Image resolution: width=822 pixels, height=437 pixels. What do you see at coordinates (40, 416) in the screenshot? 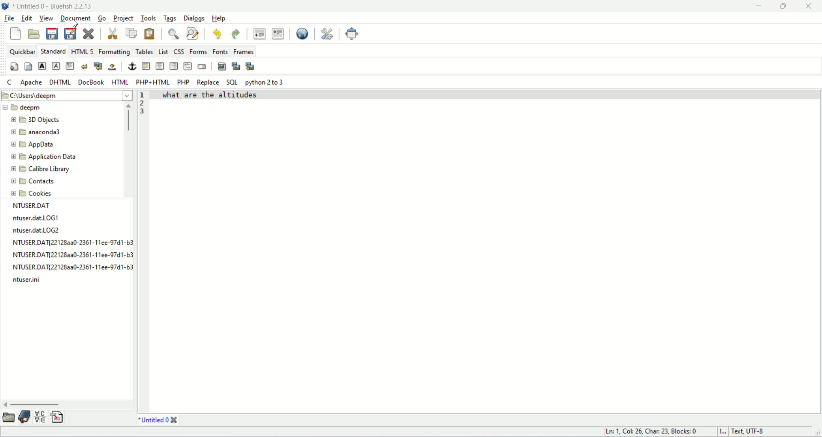
I see `insert special character` at bounding box center [40, 416].